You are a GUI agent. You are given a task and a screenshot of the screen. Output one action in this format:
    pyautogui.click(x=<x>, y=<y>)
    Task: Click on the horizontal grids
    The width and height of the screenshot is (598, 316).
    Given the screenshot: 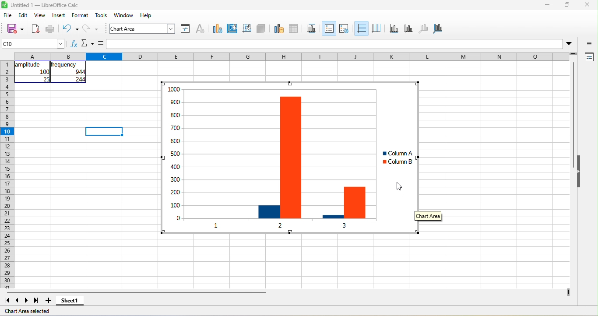 What is the action you would take?
    pyautogui.click(x=361, y=28)
    